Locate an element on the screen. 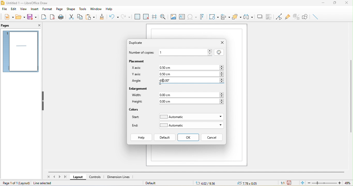  toggle extrusion is located at coordinates (296, 17).